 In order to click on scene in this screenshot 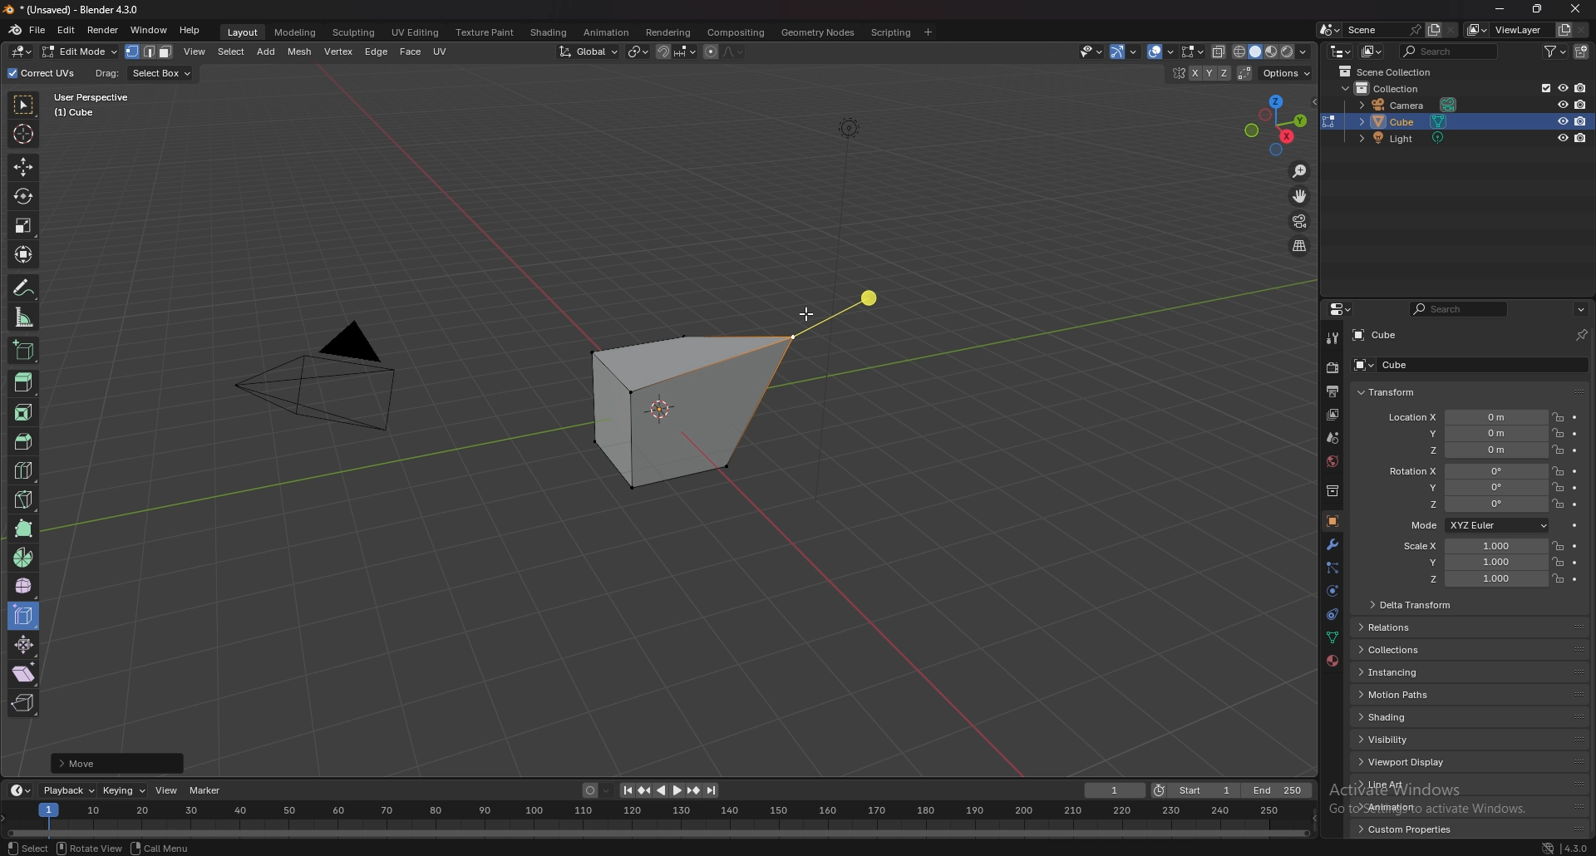, I will do `click(1335, 436)`.